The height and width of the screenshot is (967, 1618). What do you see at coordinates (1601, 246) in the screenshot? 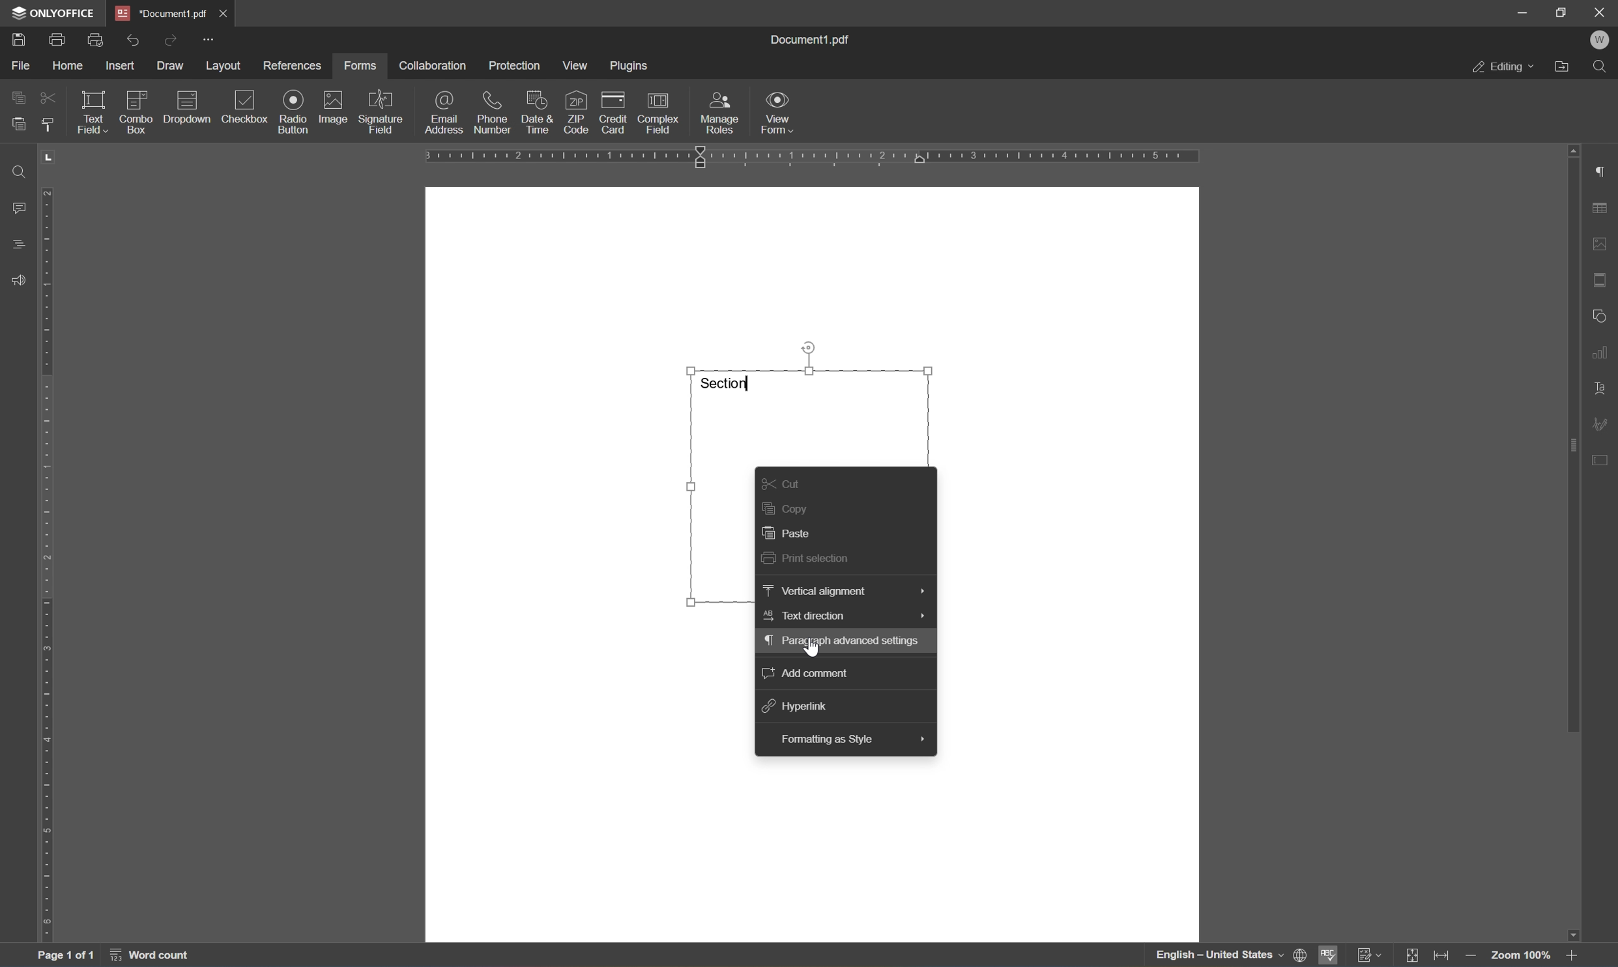
I see `image settings` at bounding box center [1601, 246].